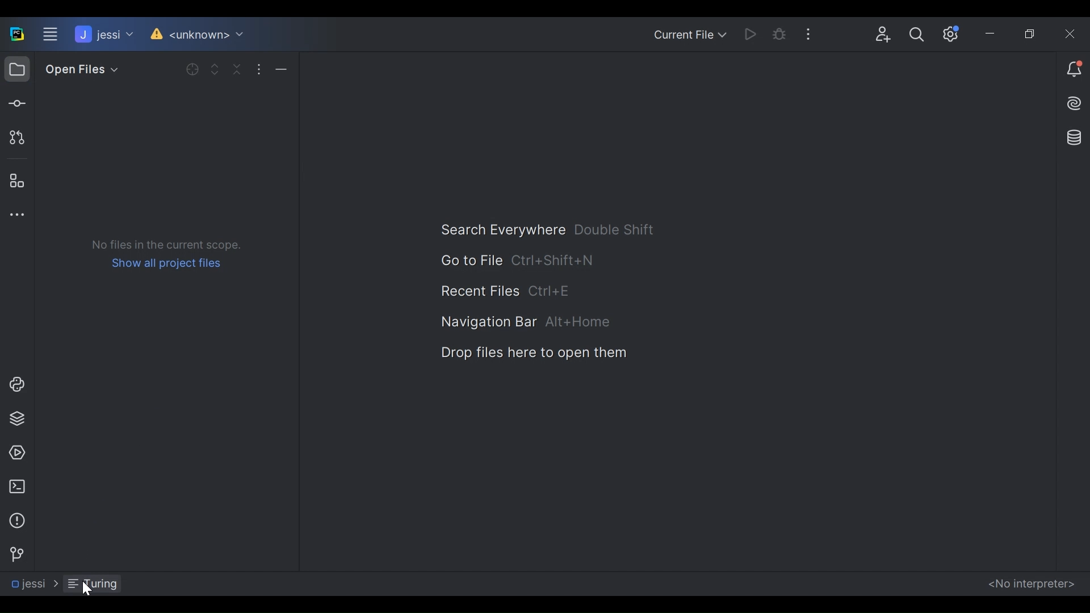  What do you see at coordinates (258, 68) in the screenshot?
I see `More` at bounding box center [258, 68].